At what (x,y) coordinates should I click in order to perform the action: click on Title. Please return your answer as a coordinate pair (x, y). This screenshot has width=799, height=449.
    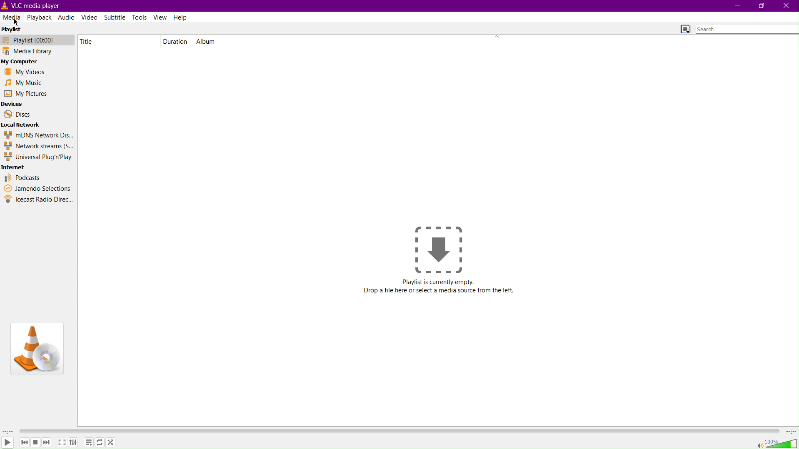
    Looking at the image, I should click on (91, 41).